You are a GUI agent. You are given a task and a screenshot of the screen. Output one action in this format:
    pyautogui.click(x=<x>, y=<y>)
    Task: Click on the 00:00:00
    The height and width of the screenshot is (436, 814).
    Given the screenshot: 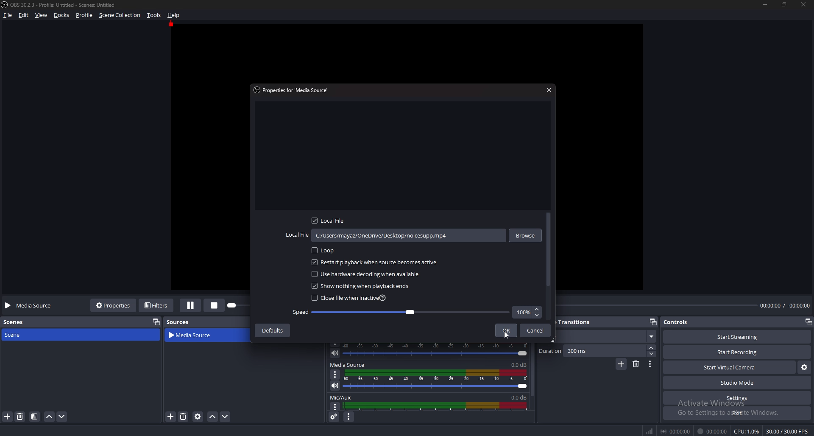 What is the action you would take?
    pyautogui.click(x=712, y=431)
    